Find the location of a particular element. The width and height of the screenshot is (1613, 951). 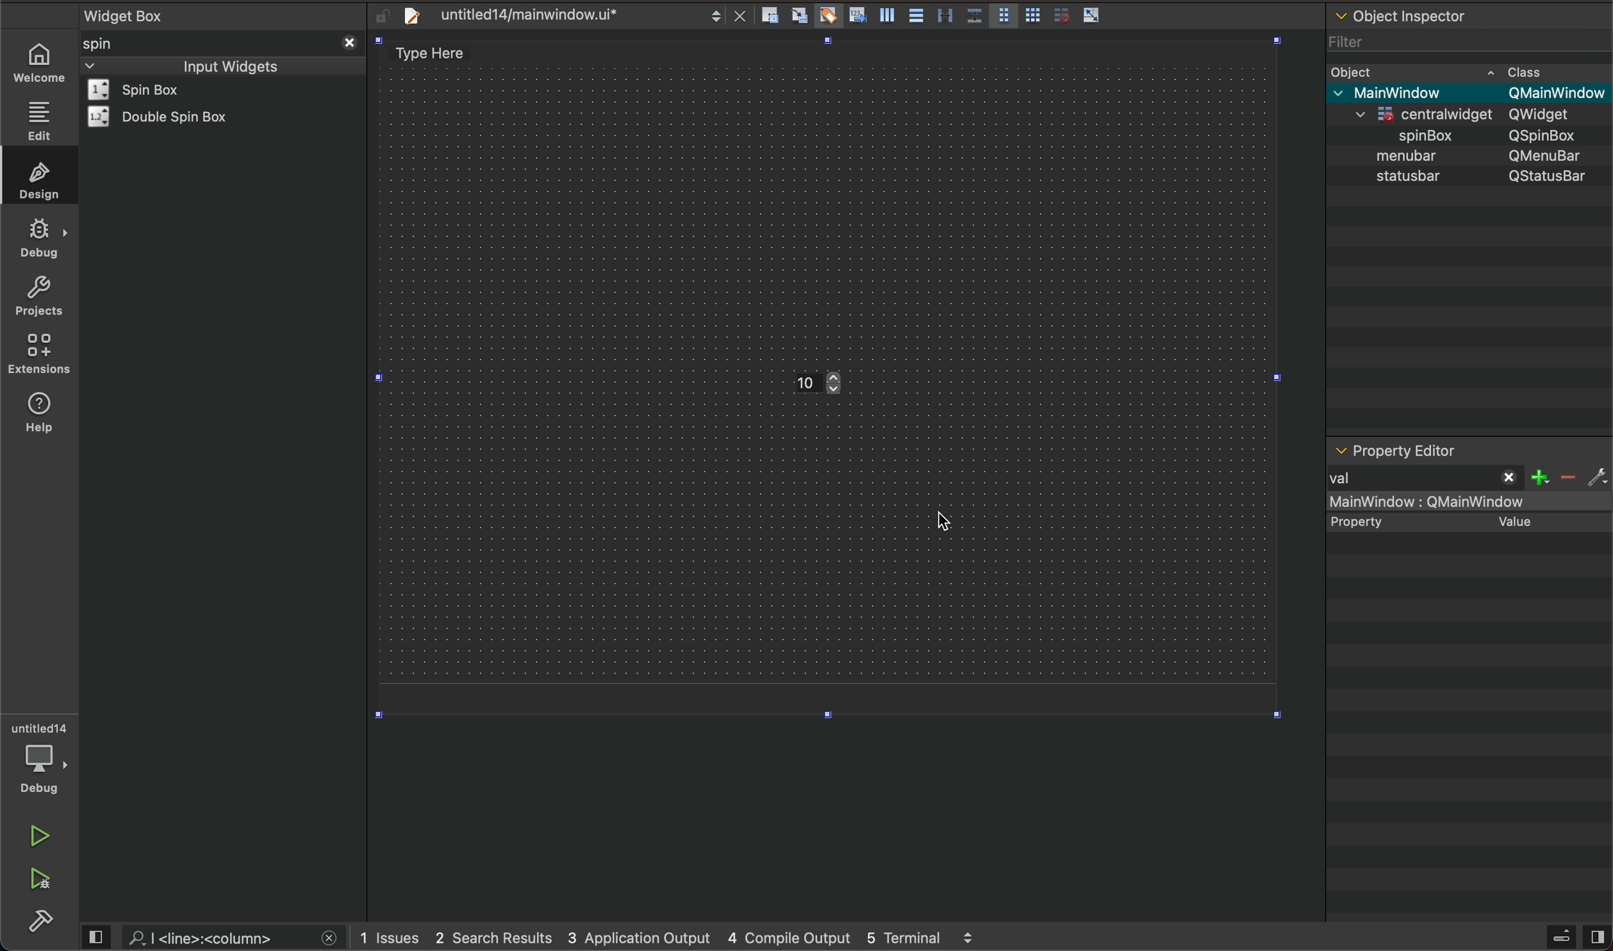

spin box with integet 10 is located at coordinates (836, 385).